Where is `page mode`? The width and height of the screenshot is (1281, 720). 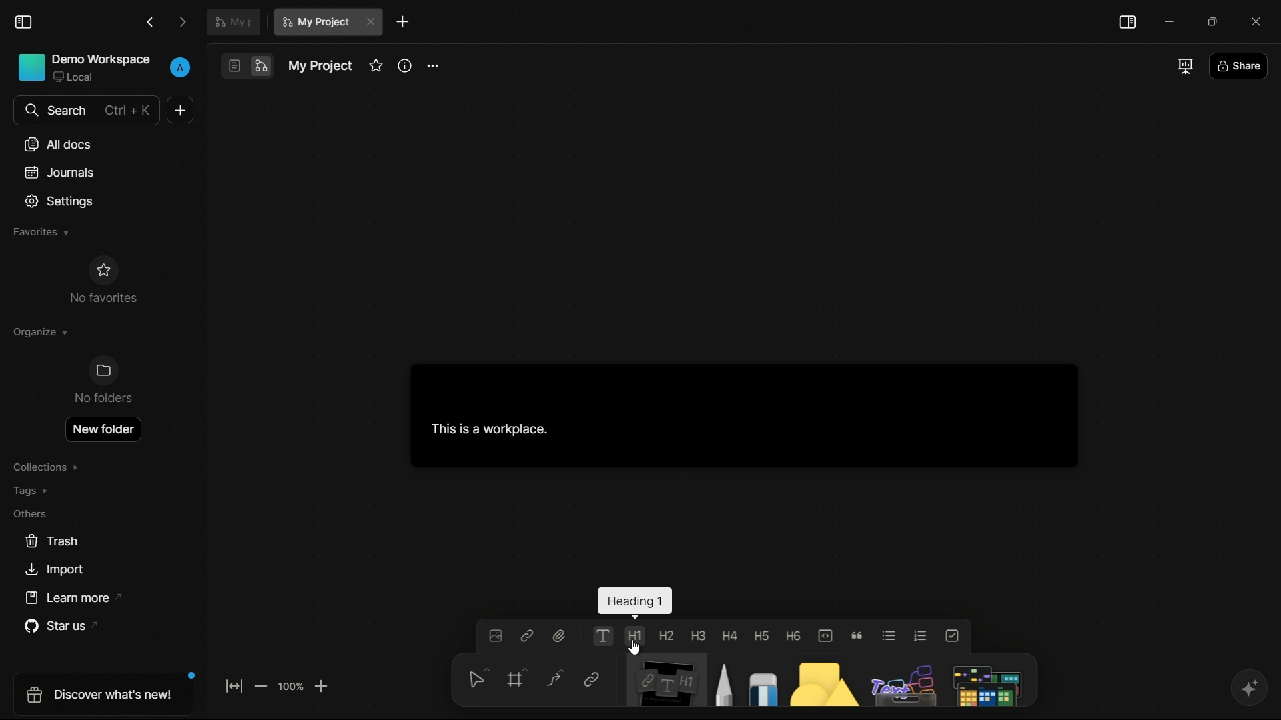 page mode is located at coordinates (234, 65).